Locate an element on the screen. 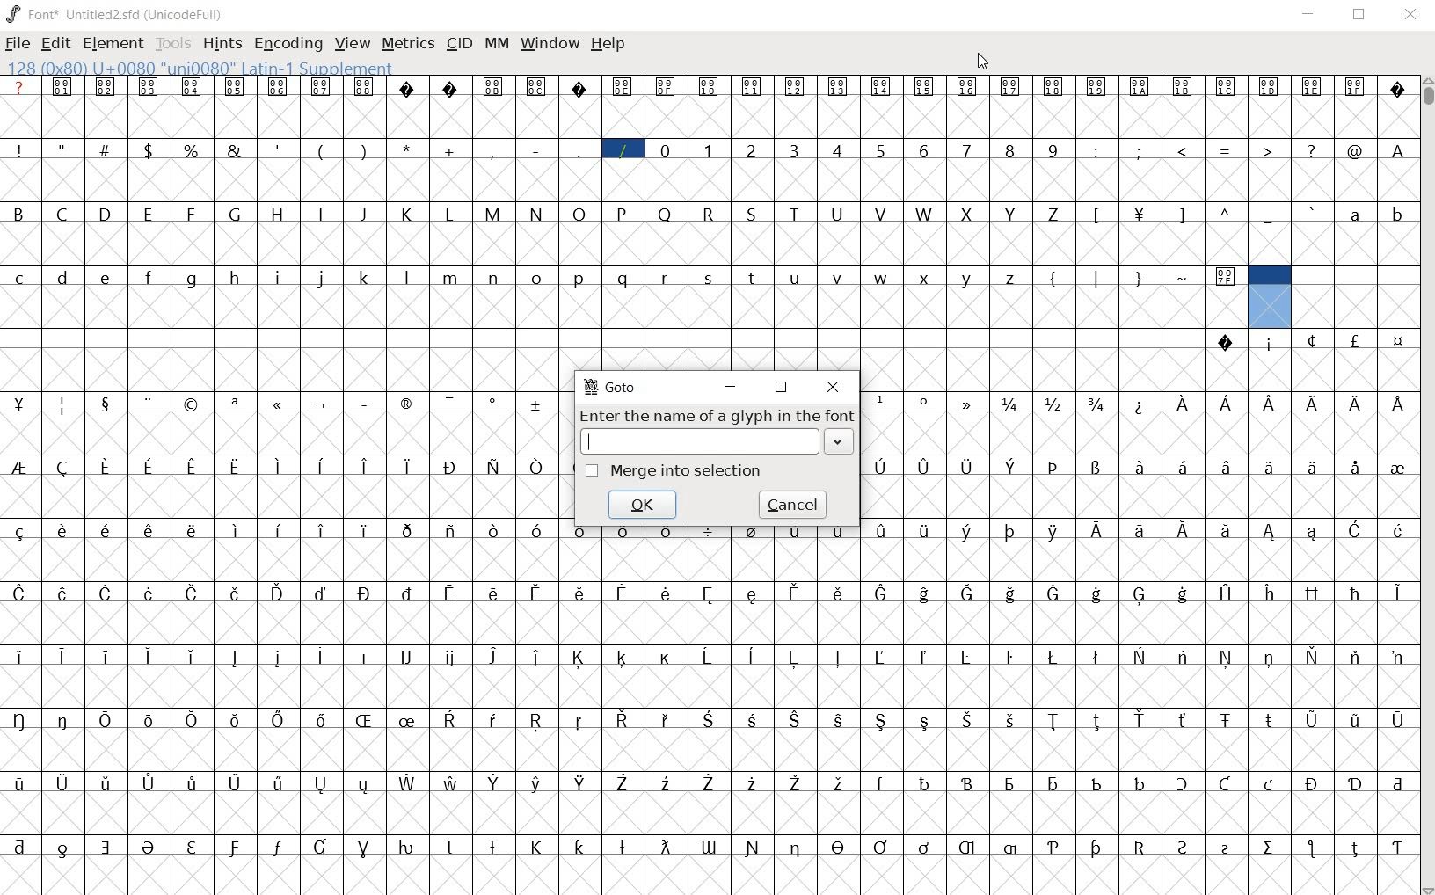  Symbol is located at coordinates (584, 783).